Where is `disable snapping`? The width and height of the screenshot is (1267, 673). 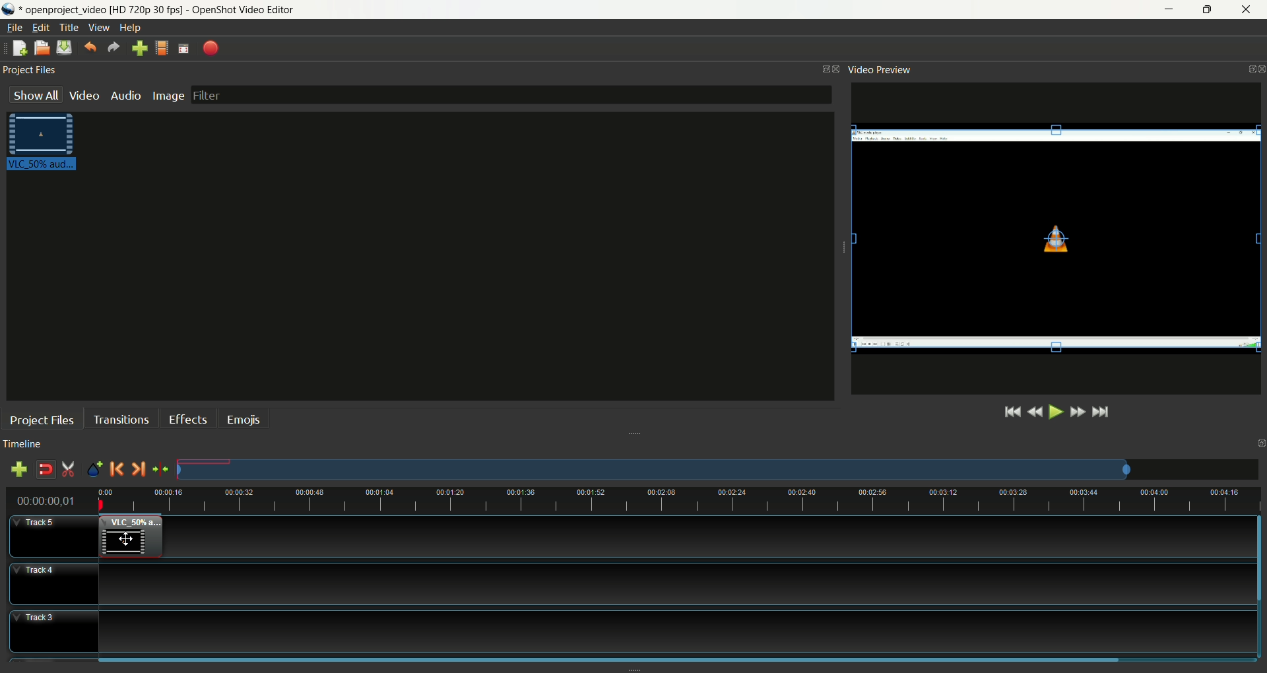
disable snapping is located at coordinates (46, 469).